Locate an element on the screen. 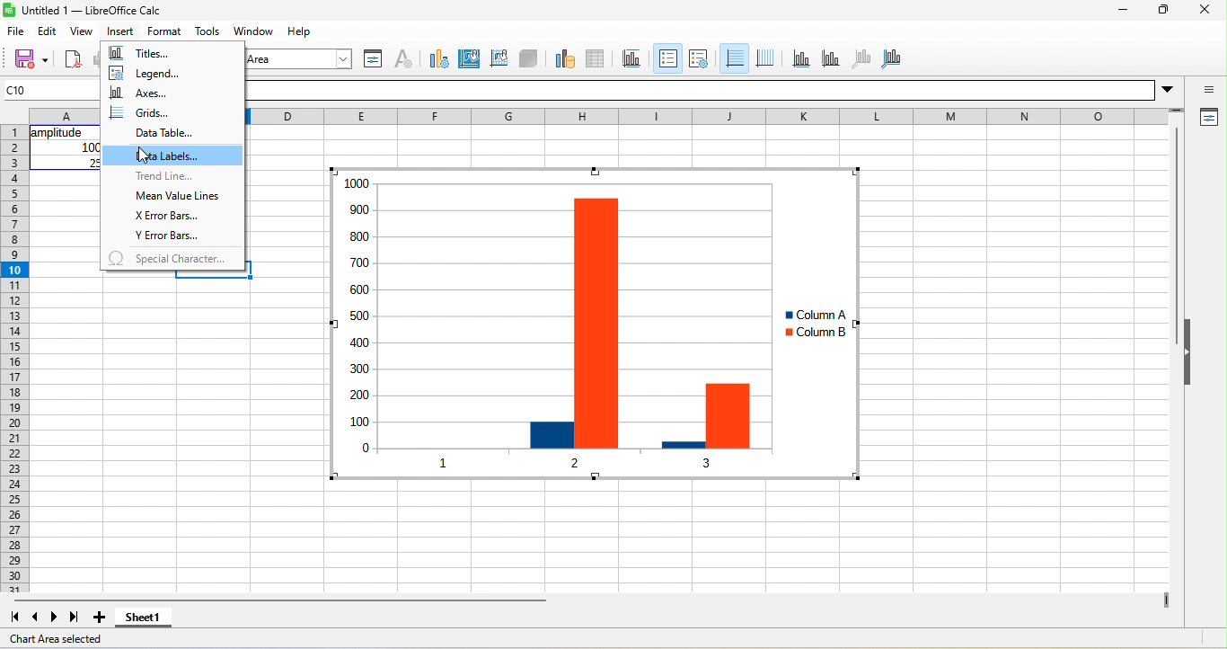 The image size is (1227, 649). view is located at coordinates (82, 33).